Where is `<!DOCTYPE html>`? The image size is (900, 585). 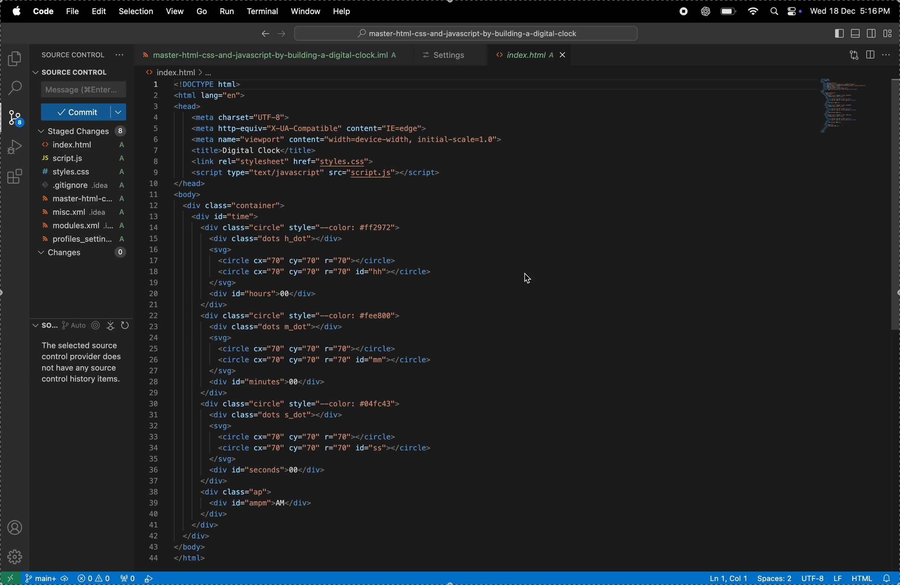 <!DOCTYPE html> is located at coordinates (215, 84).